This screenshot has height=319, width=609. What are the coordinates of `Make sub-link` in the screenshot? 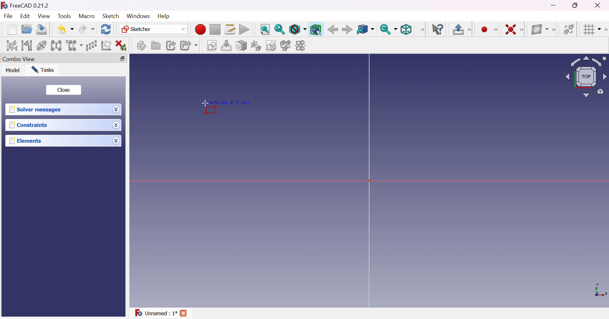 It's located at (189, 46).